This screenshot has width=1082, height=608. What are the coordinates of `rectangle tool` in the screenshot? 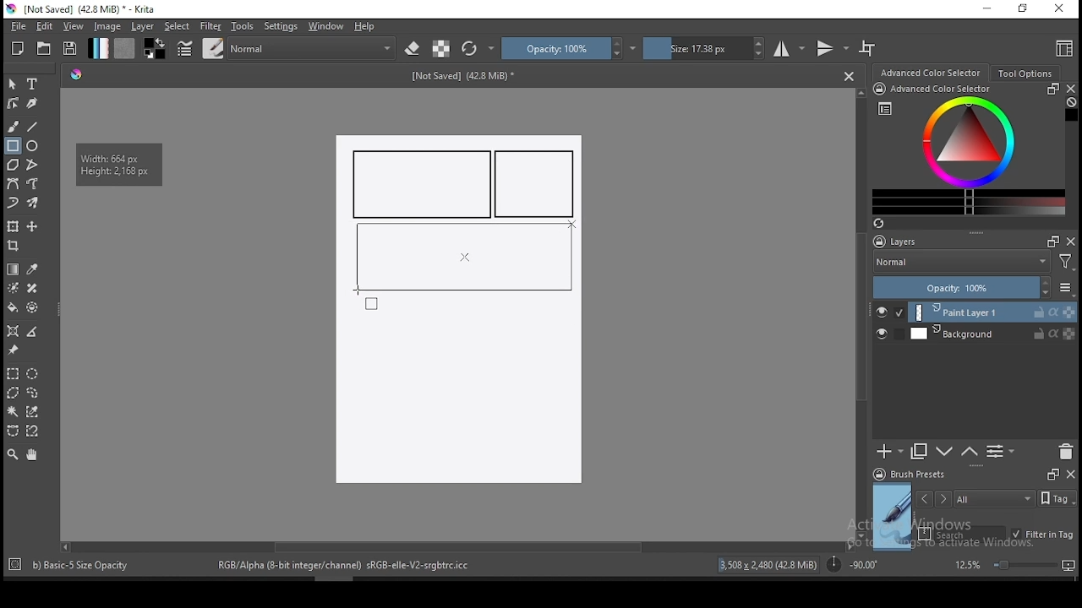 It's located at (13, 146).